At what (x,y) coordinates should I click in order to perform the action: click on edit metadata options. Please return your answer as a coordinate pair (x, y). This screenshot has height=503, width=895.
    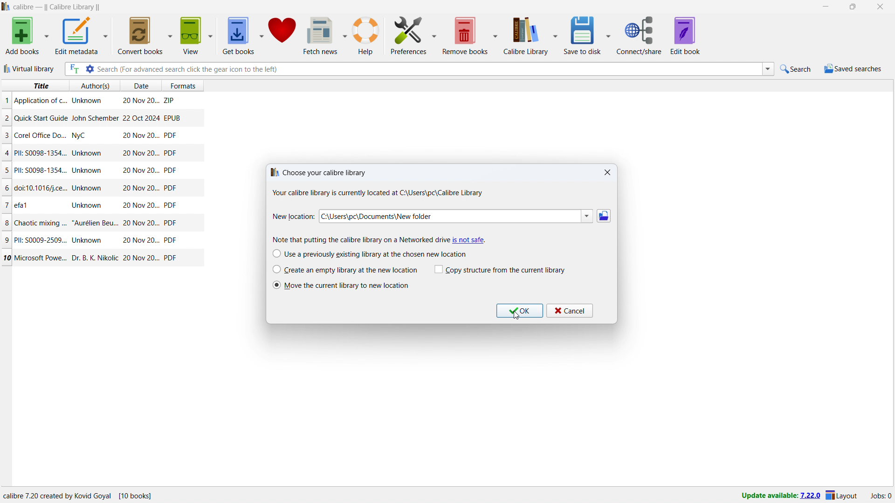
    Looking at the image, I should click on (105, 36).